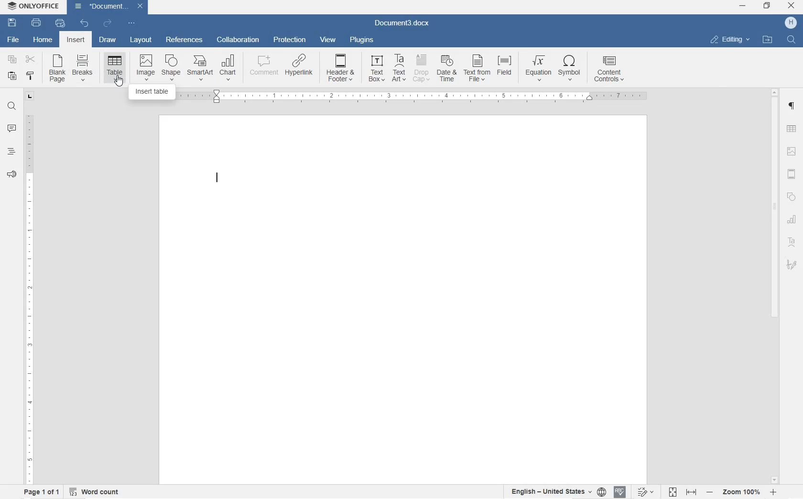 The image size is (803, 499). I want to click on CONTENT CONTROLS, so click(610, 70).